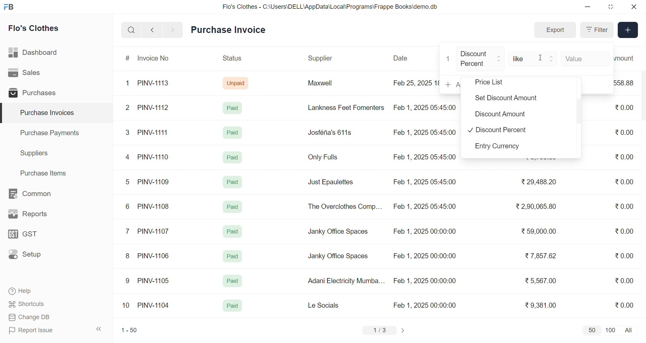  What do you see at coordinates (42, 304) in the screenshot?
I see `Shortcuts` at bounding box center [42, 304].